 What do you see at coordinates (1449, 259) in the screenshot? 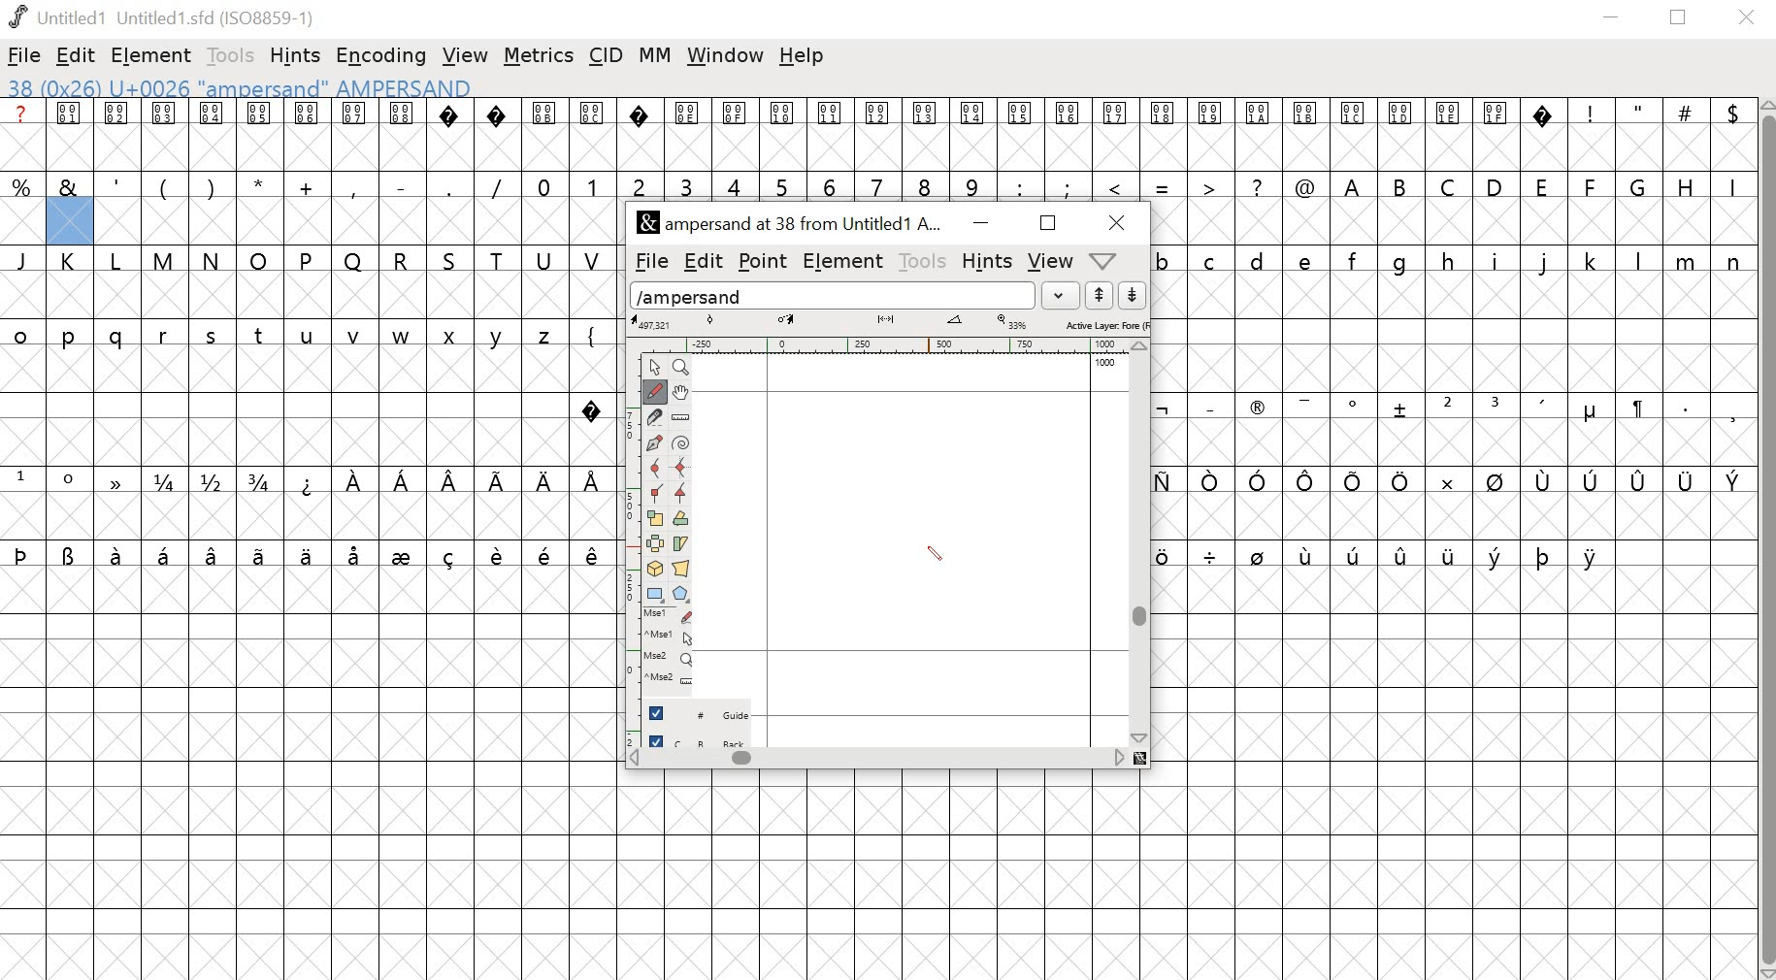
I see `h` at bounding box center [1449, 259].